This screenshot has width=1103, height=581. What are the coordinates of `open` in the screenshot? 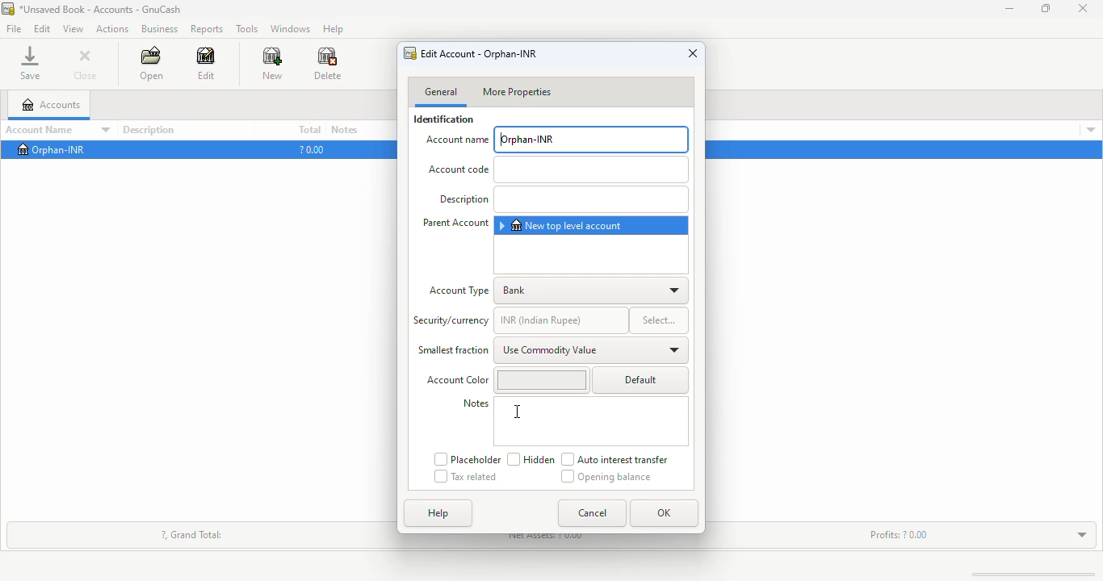 It's located at (152, 64).